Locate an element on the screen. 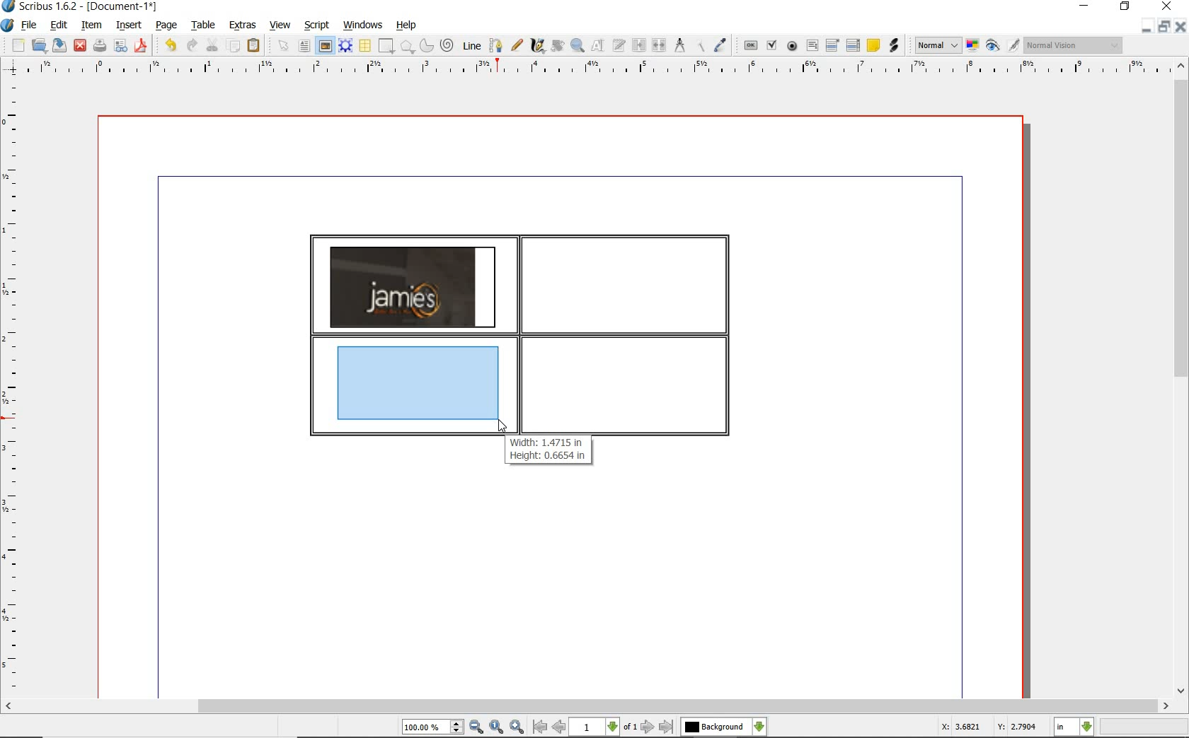 This screenshot has width=1189, height=738. table is located at coordinates (366, 47).